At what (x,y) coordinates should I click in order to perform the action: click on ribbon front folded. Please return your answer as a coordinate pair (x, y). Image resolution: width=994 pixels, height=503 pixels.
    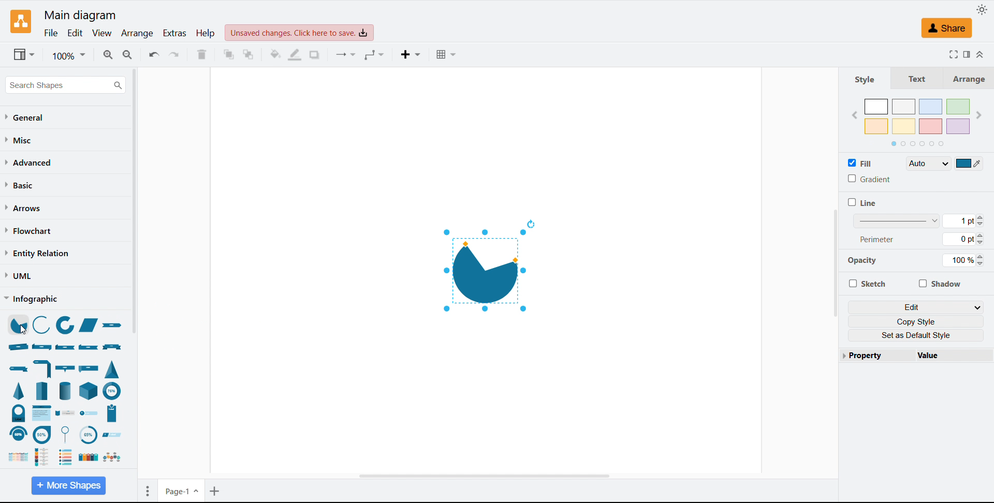
    Looking at the image, I should click on (66, 347).